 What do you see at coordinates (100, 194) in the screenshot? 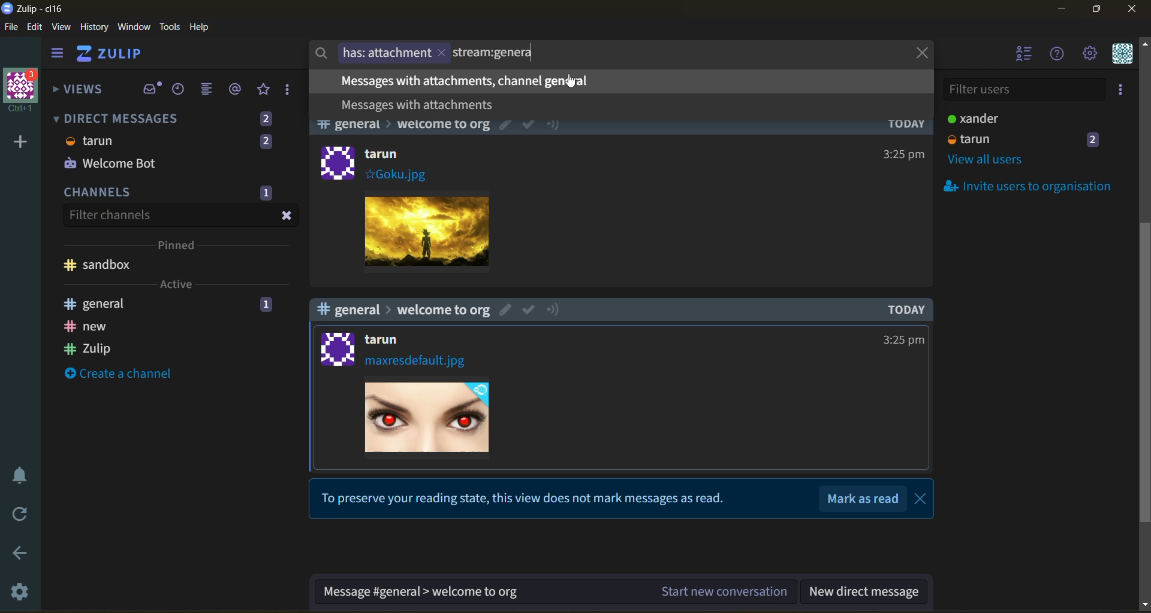
I see `CHANNELS` at bounding box center [100, 194].